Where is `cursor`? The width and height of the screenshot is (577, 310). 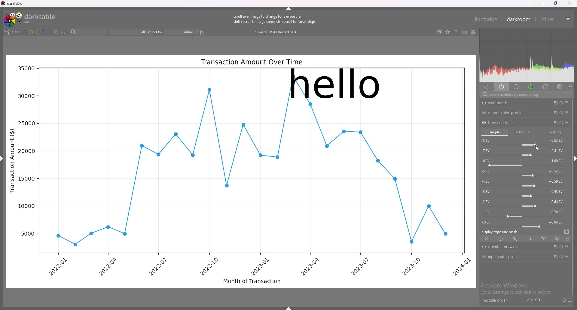
cursor is located at coordinates (536, 148).